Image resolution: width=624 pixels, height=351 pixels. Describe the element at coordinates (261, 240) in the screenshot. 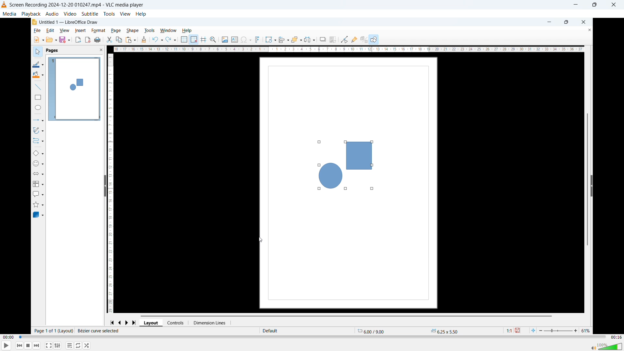

I see `Cursor ` at that location.